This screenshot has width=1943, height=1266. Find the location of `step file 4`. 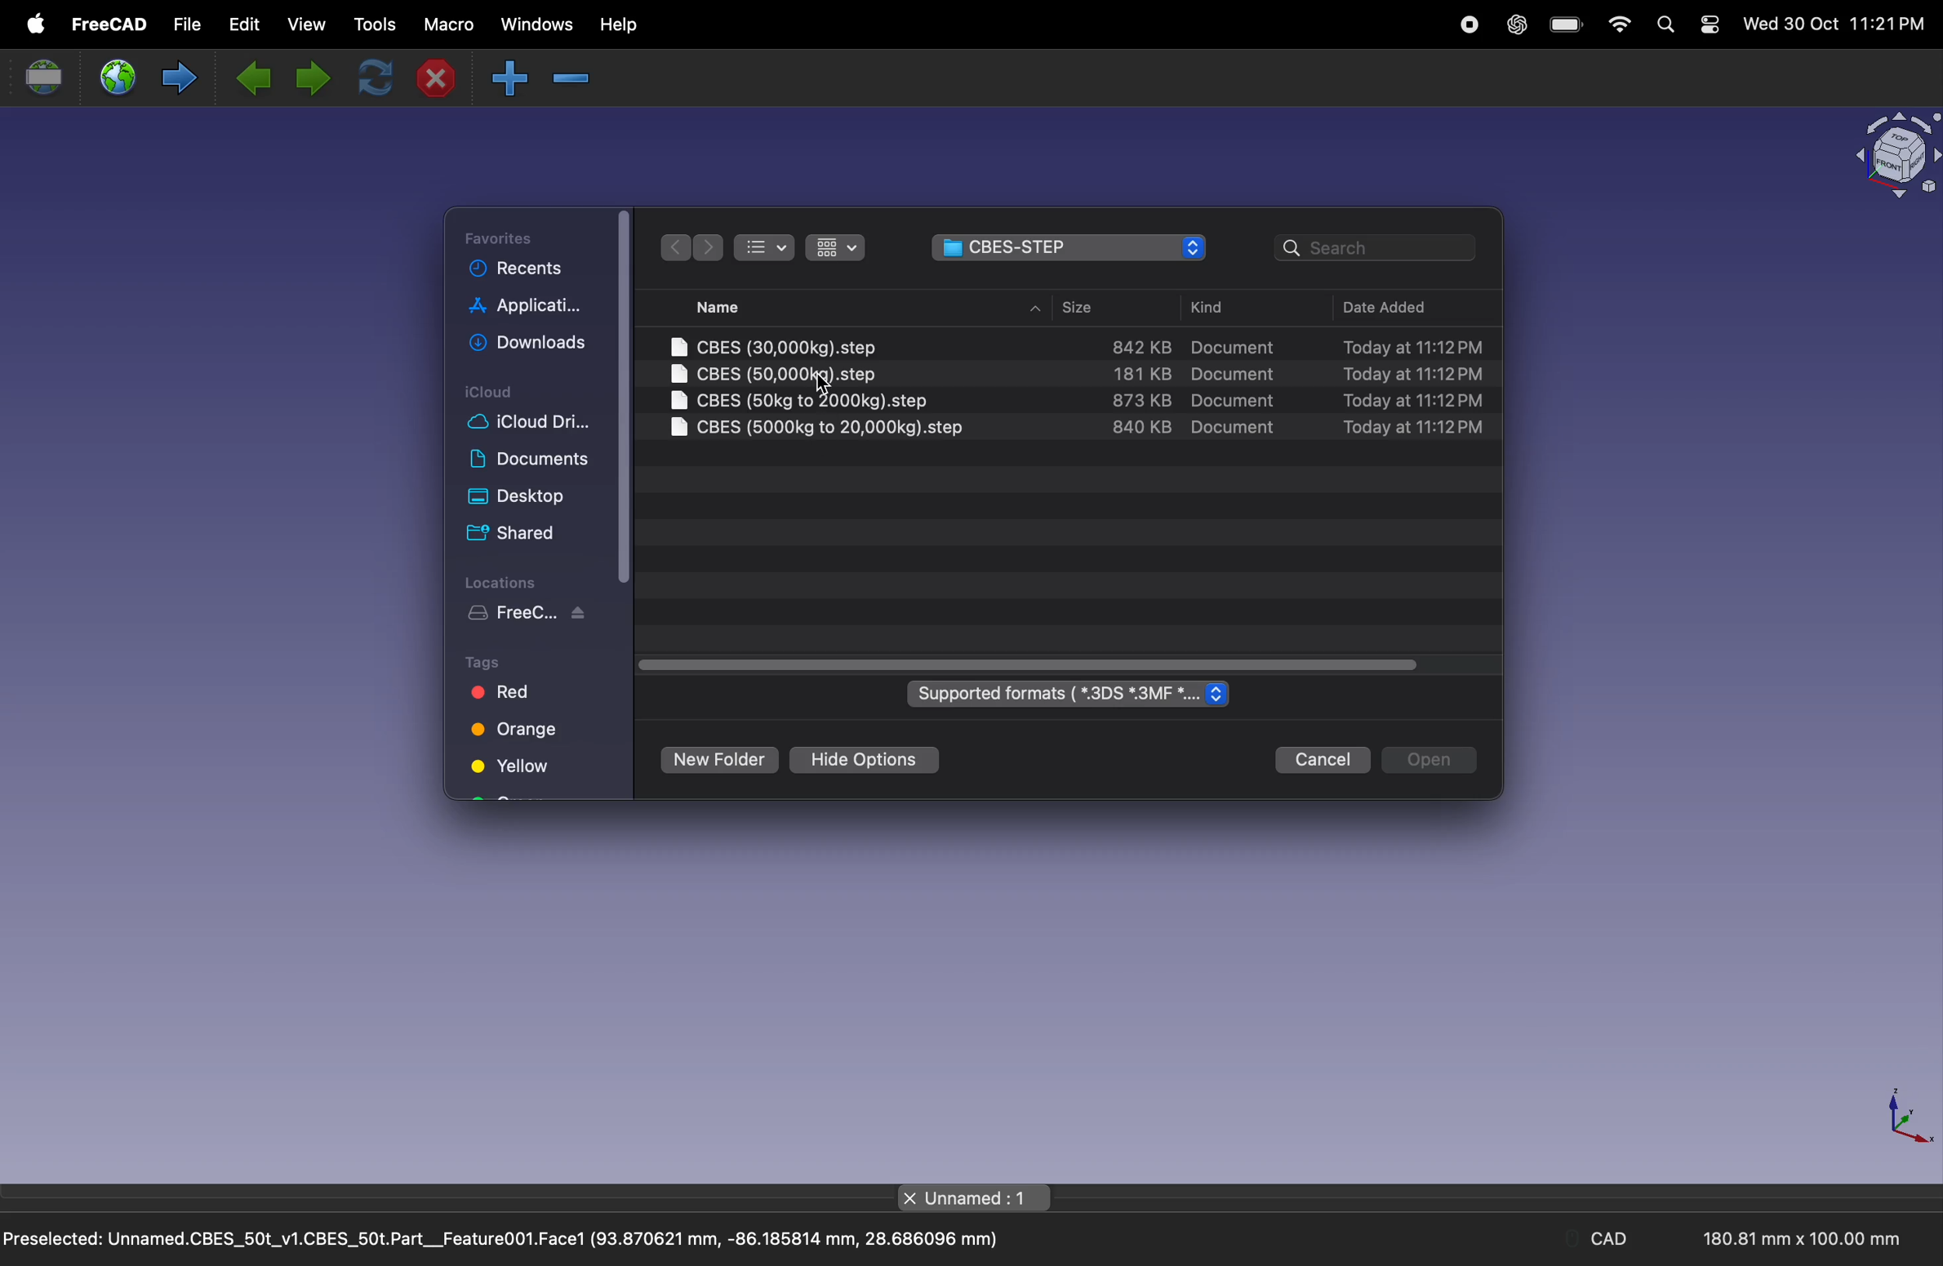

step file 4 is located at coordinates (1074, 428).